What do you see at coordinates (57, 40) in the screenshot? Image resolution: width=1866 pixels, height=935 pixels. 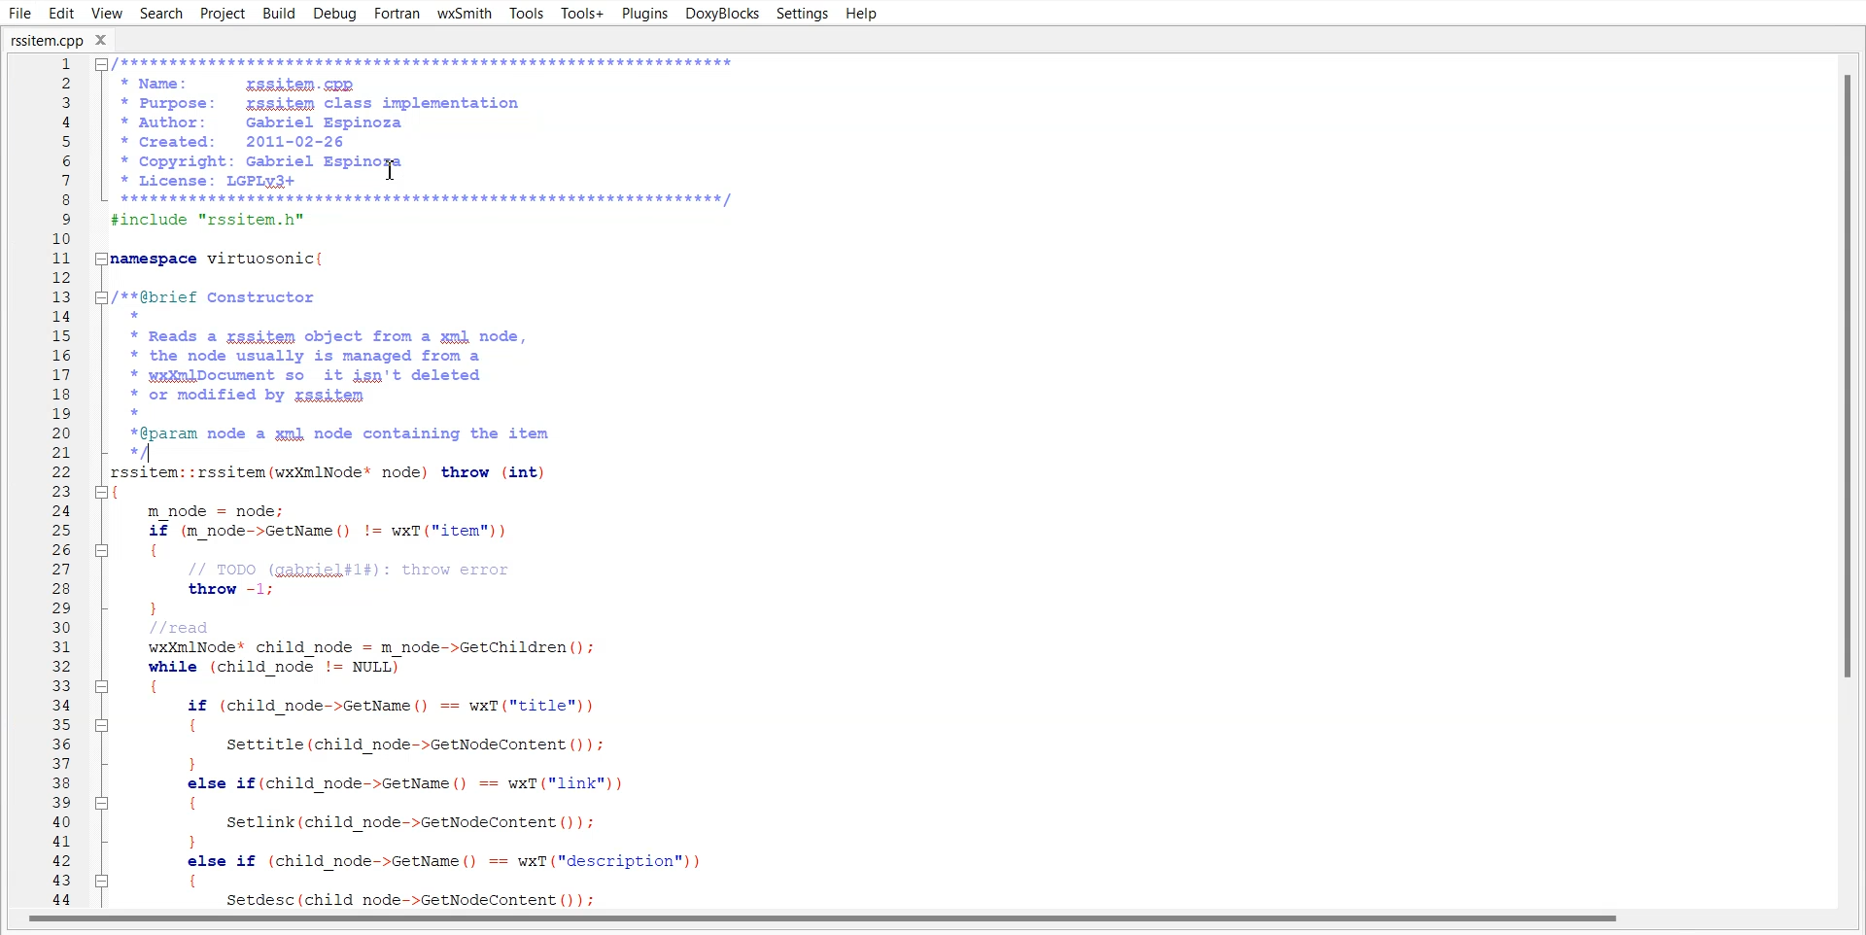 I see `rssitem.cpp` at bounding box center [57, 40].